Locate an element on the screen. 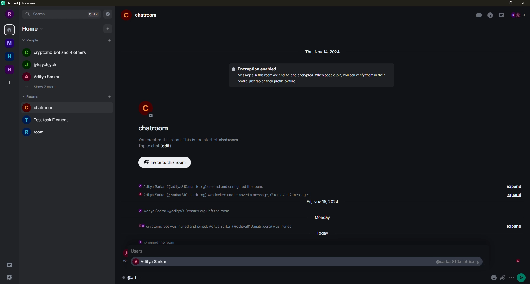 This screenshot has height=284, width=530. people is located at coordinates (518, 15).